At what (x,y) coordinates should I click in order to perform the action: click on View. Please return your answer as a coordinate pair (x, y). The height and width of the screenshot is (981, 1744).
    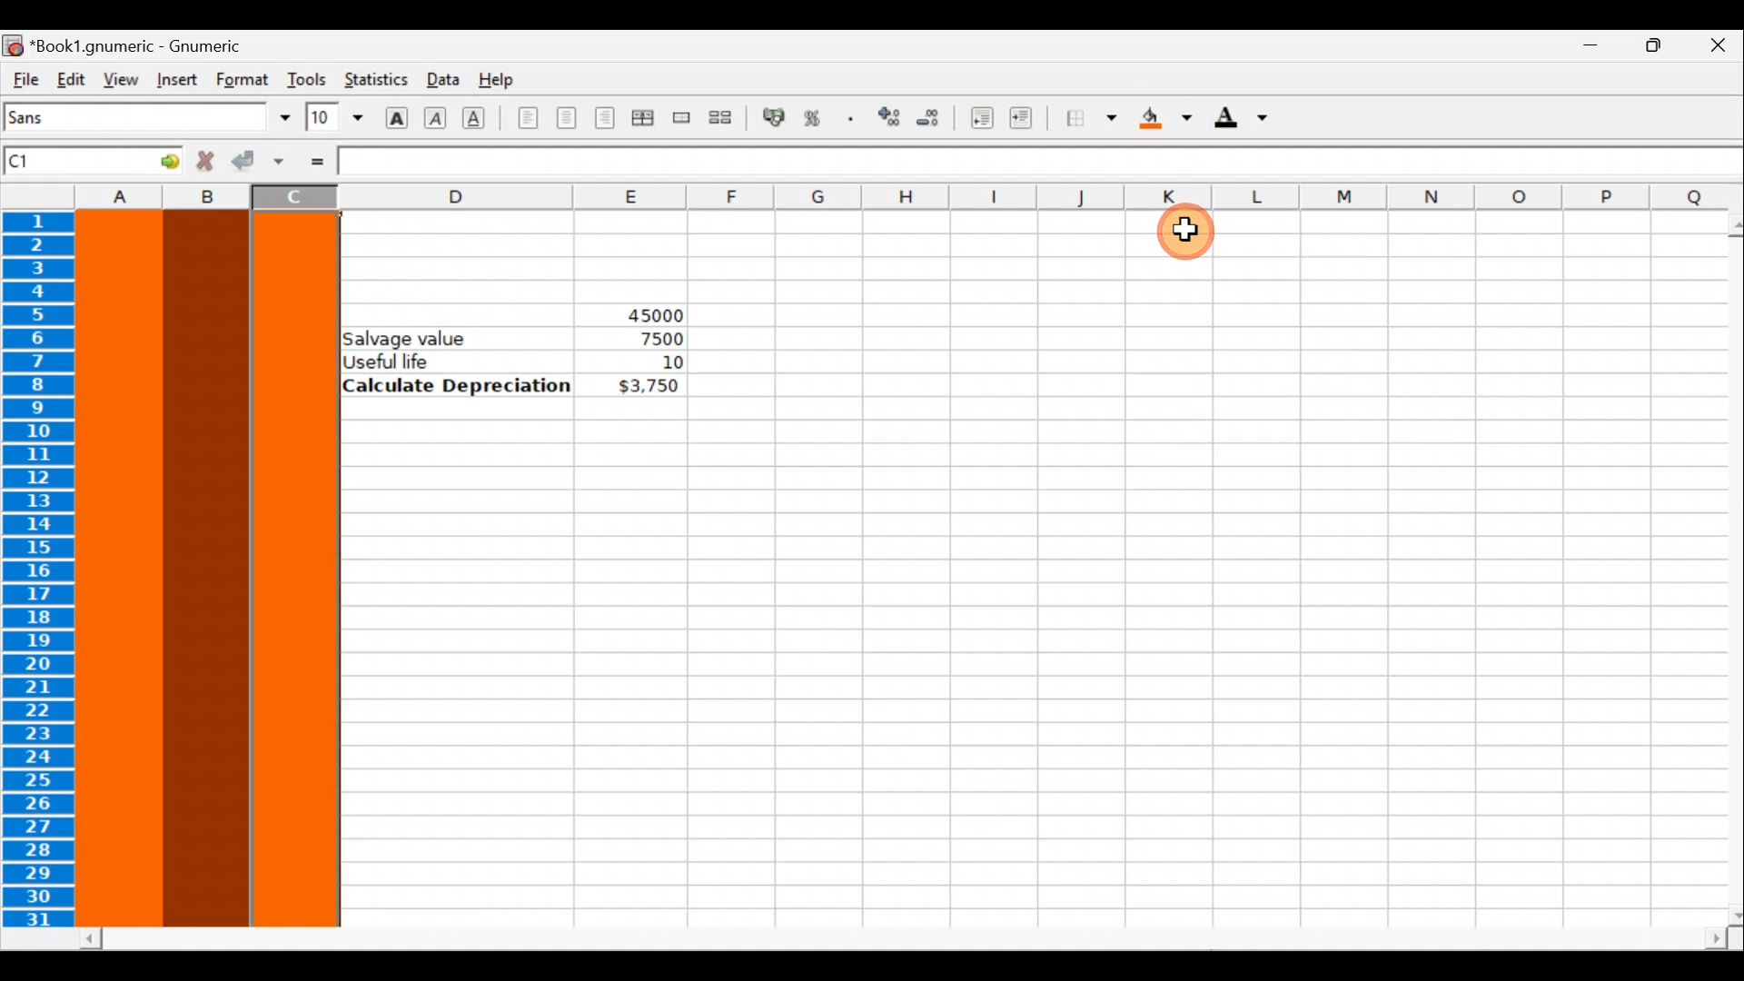
    Looking at the image, I should click on (115, 78).